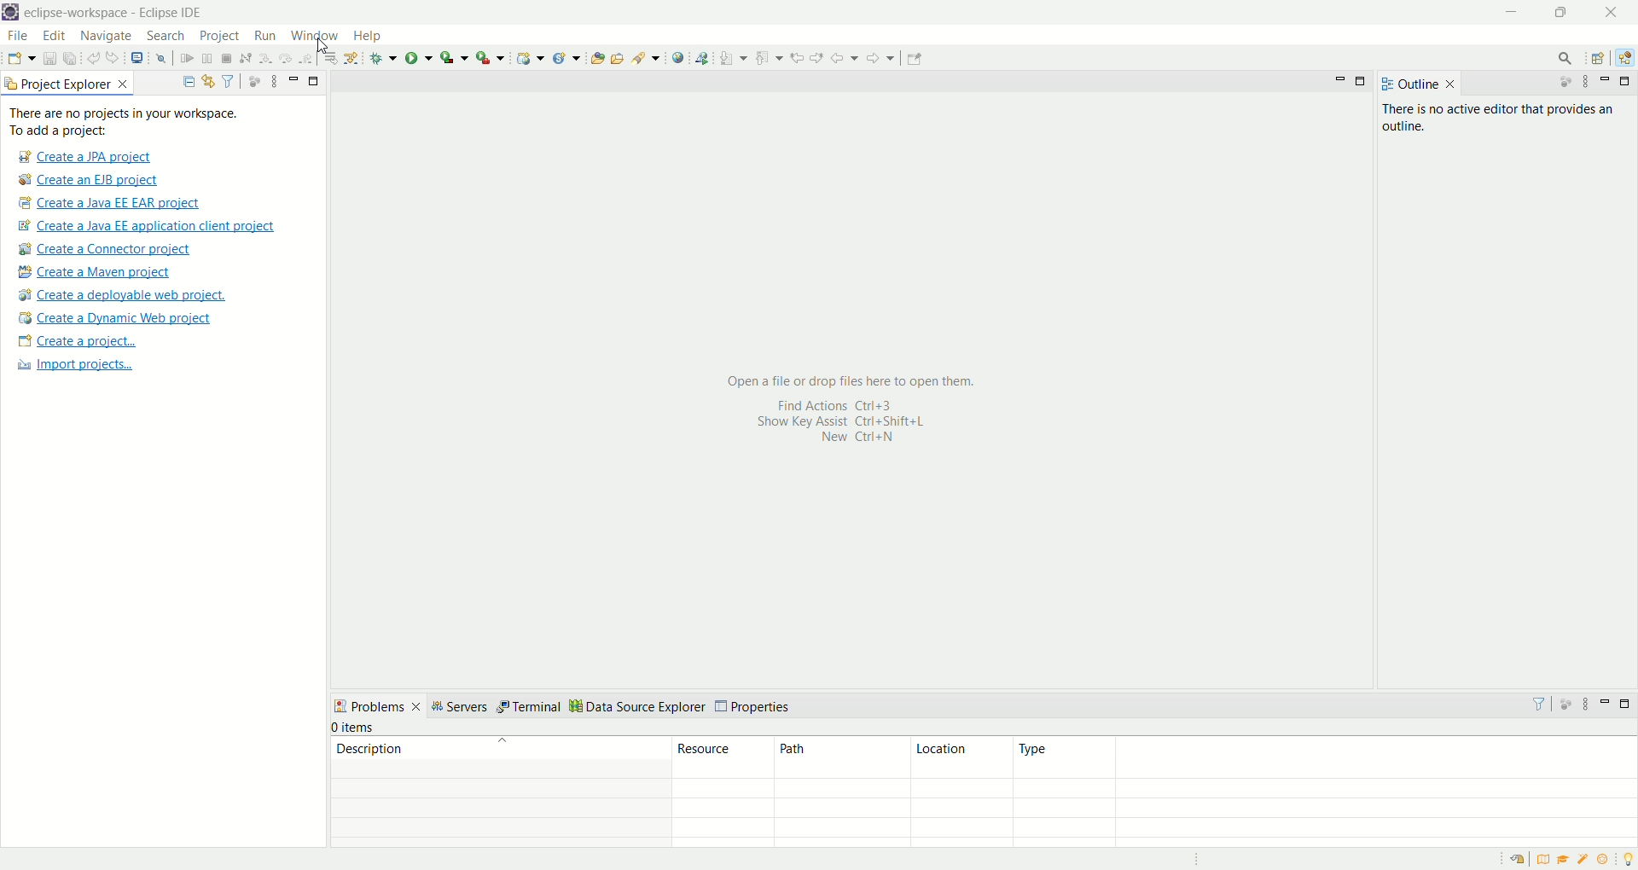 The image size is (1638, 870). I want to click on minimize, so click(1608, 81).